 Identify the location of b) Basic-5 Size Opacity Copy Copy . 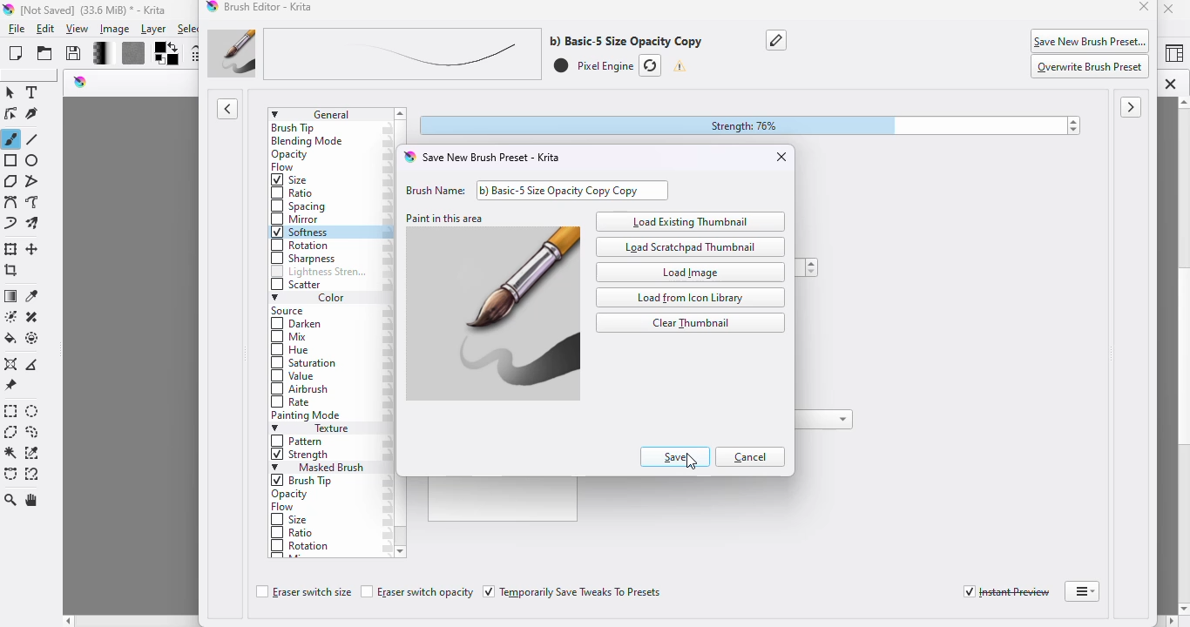
(582, 190).